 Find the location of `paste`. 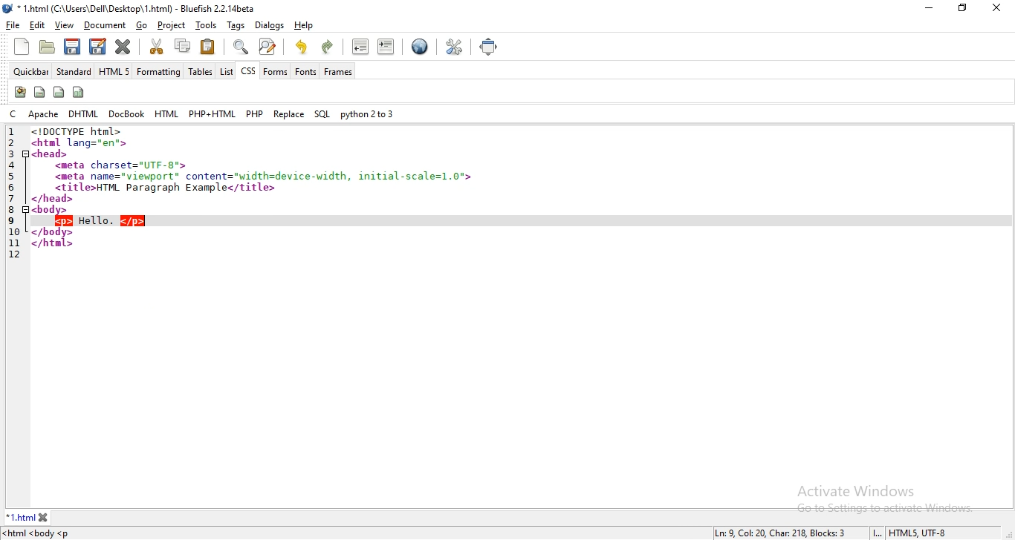

paste is located at coordinates (208, 47).